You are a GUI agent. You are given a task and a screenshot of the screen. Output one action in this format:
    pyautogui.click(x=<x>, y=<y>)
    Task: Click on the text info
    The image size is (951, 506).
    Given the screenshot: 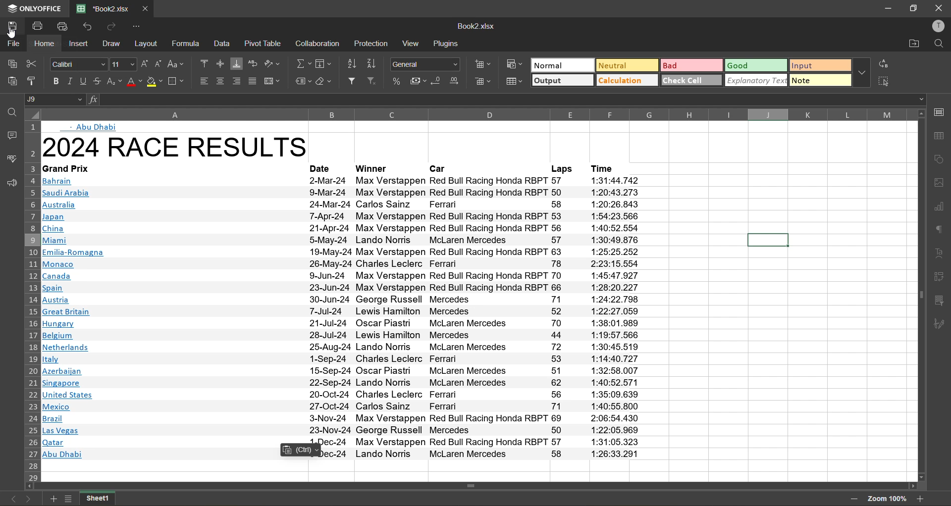 What is the action you would take?
    pyautogui.click(x=342, y=264)
    